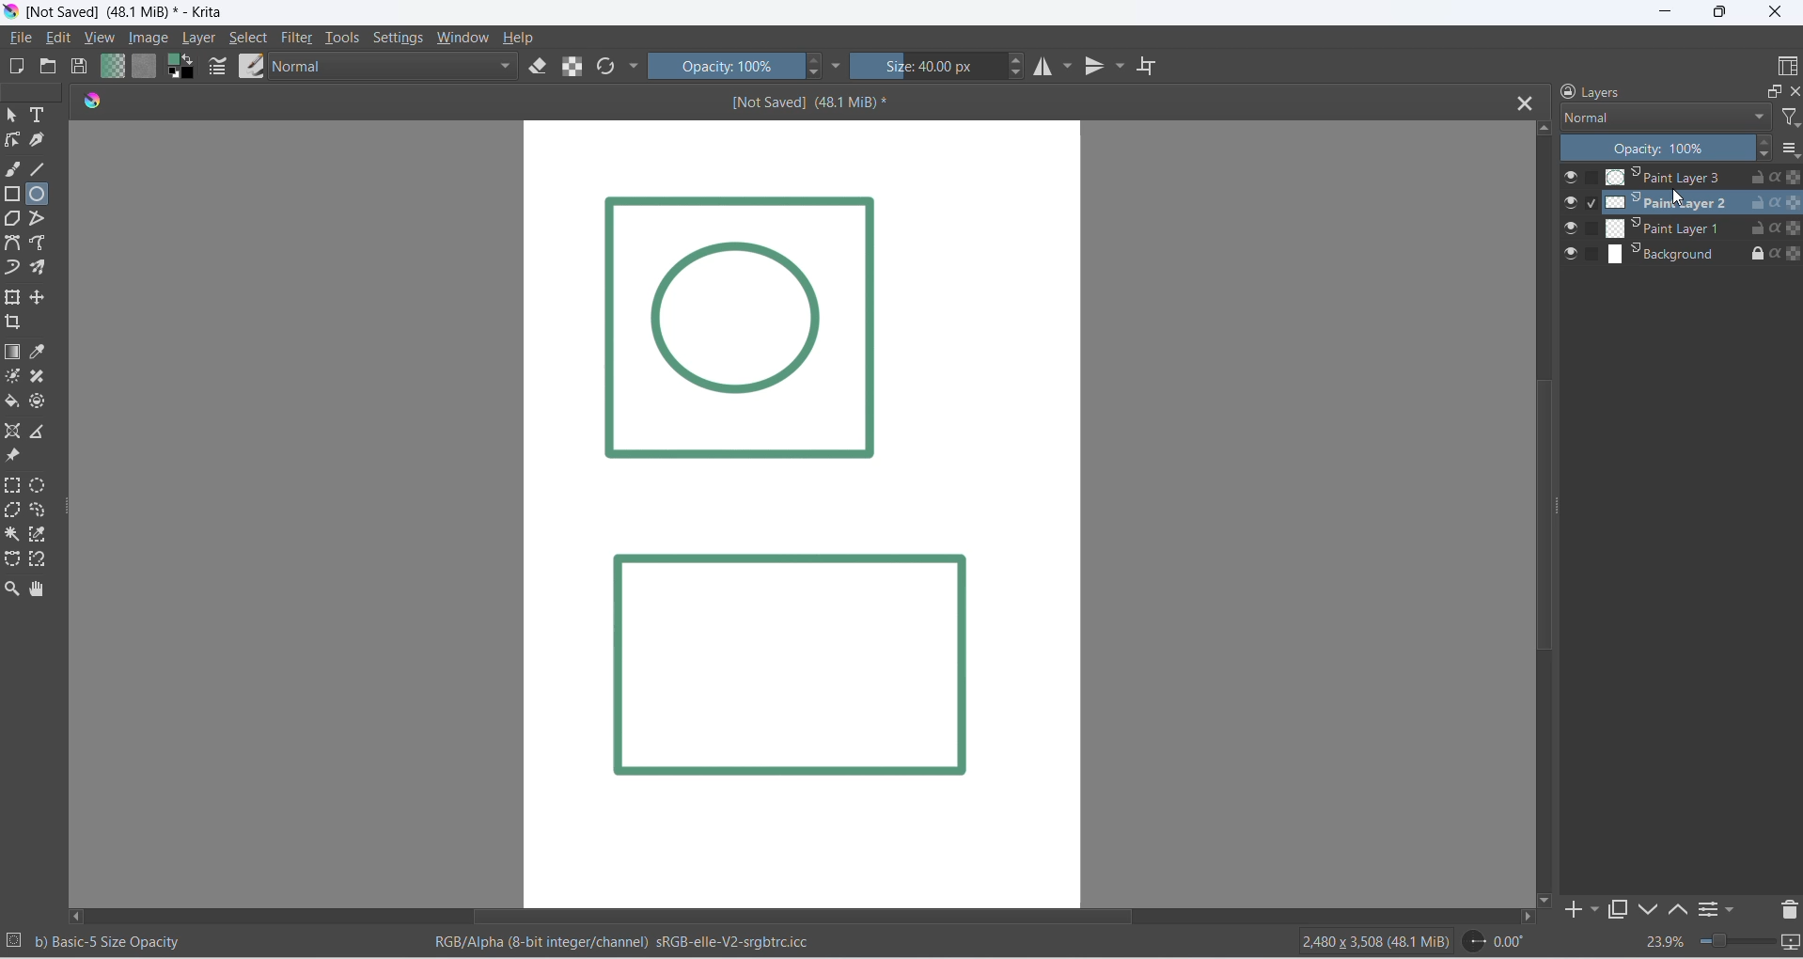 The height and width of the screenshot is (959, 1803). I want to click on tools, so click(343, 38).